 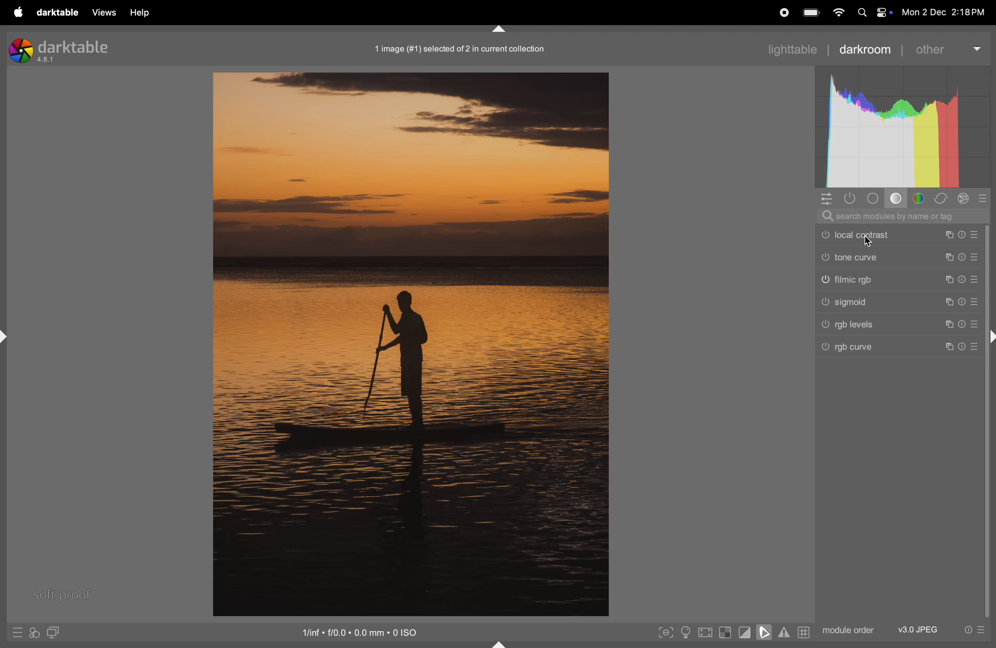 I want to click on cursor, so click(x=869, y=242).